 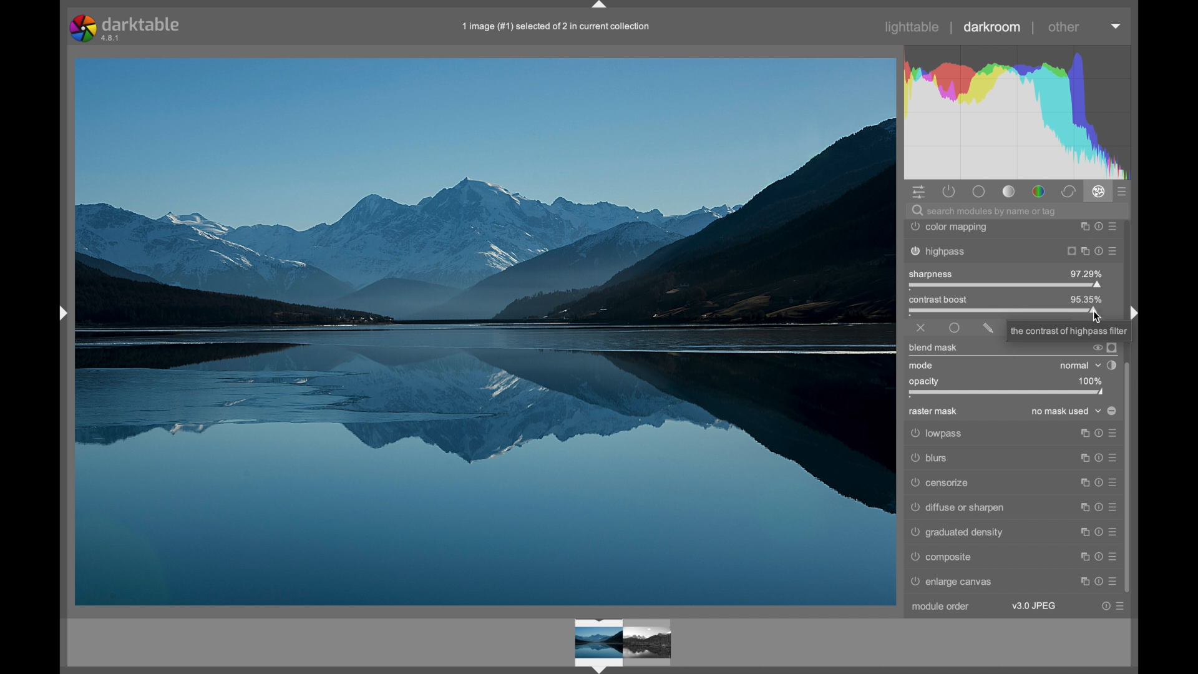 What do you see at coordinates (992, 27) in the screenshot?
I see `darkroom` at bounding box center [992, 27].